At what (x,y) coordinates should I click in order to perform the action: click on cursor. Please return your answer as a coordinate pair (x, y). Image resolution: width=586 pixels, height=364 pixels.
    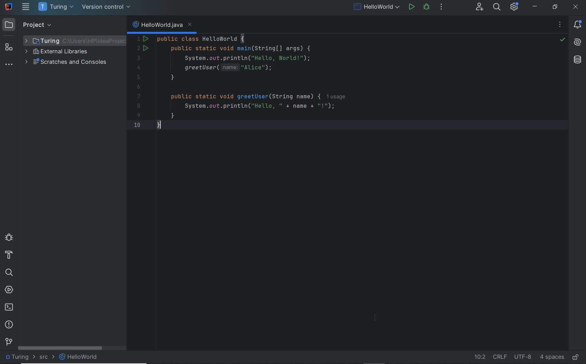
    Looking at the image, I should click on (371, 317).